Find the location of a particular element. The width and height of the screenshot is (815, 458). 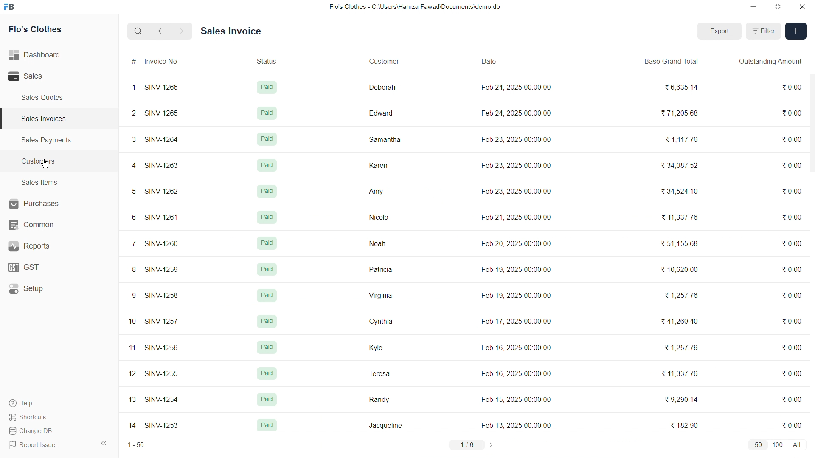

Expand is located at coordinates (105, 442).